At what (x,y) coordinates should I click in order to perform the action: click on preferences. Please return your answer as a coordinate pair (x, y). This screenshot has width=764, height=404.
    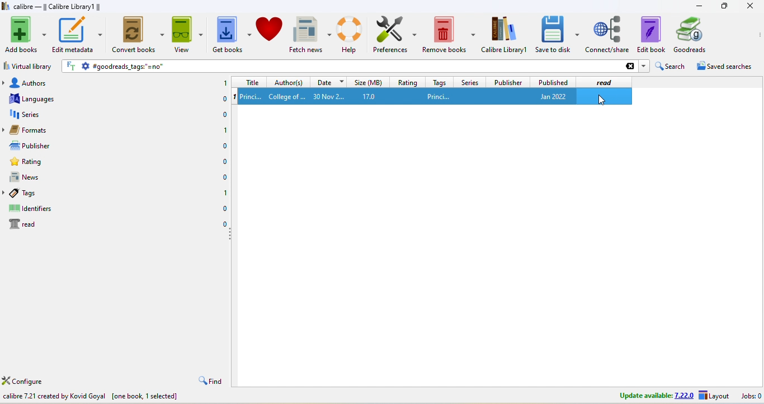
    Looking at the image, I should click on (395, 35).